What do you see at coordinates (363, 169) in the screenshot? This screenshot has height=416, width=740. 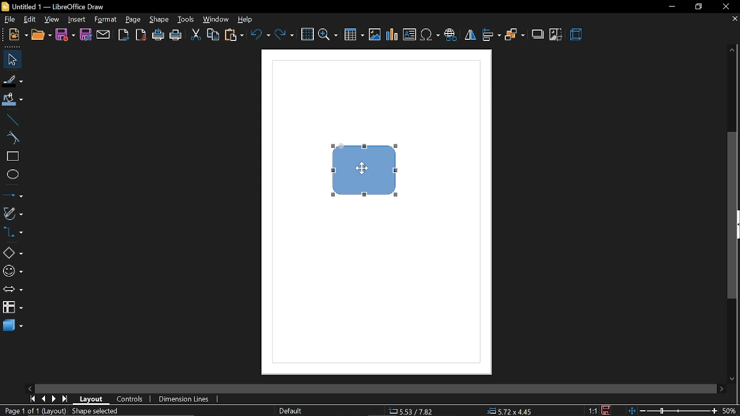 I see `Current Diagram` at bounding box center [363, 169].